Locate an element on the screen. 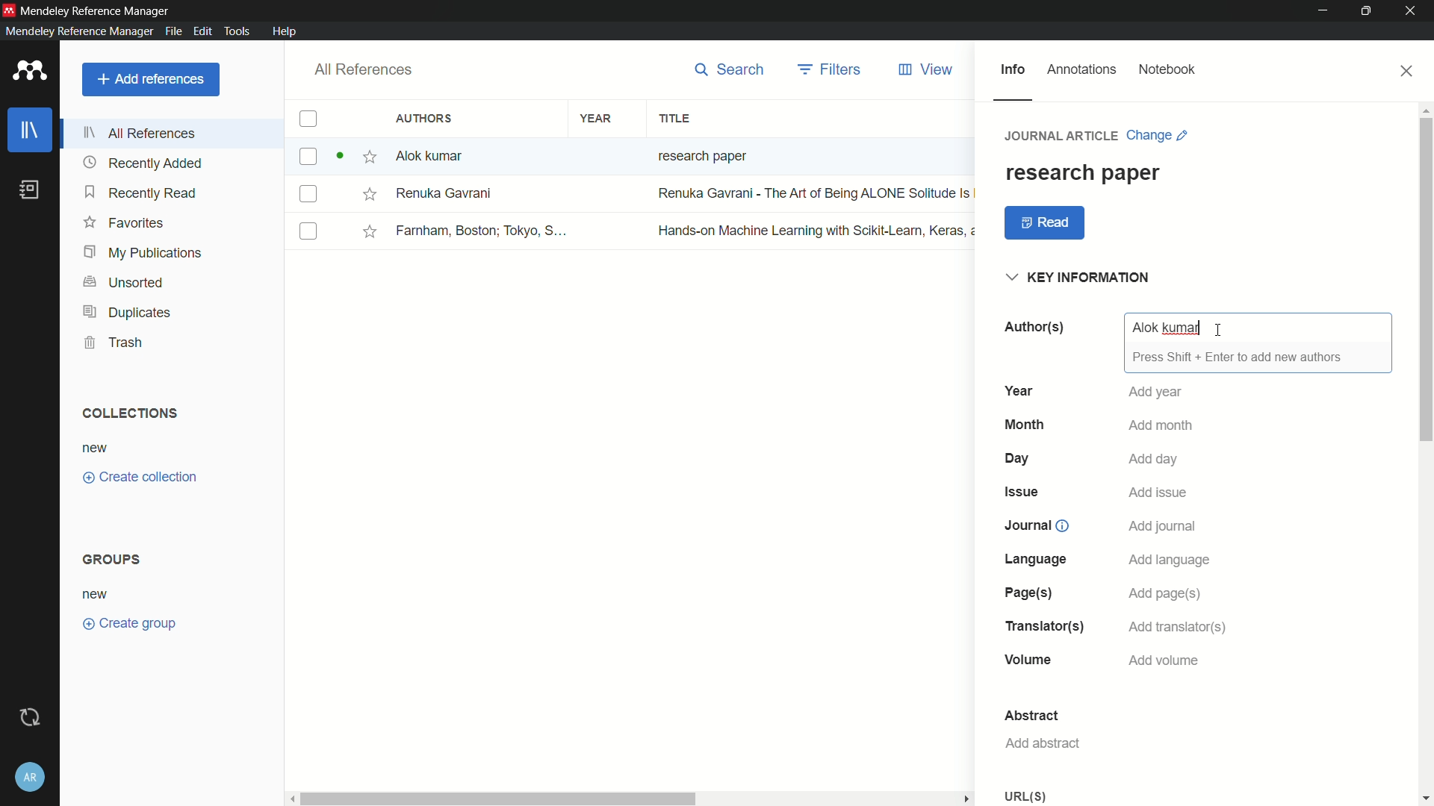 Image resolution: width=1434 pixels, height=806 pixels. new is located at coordinates (96, 596).